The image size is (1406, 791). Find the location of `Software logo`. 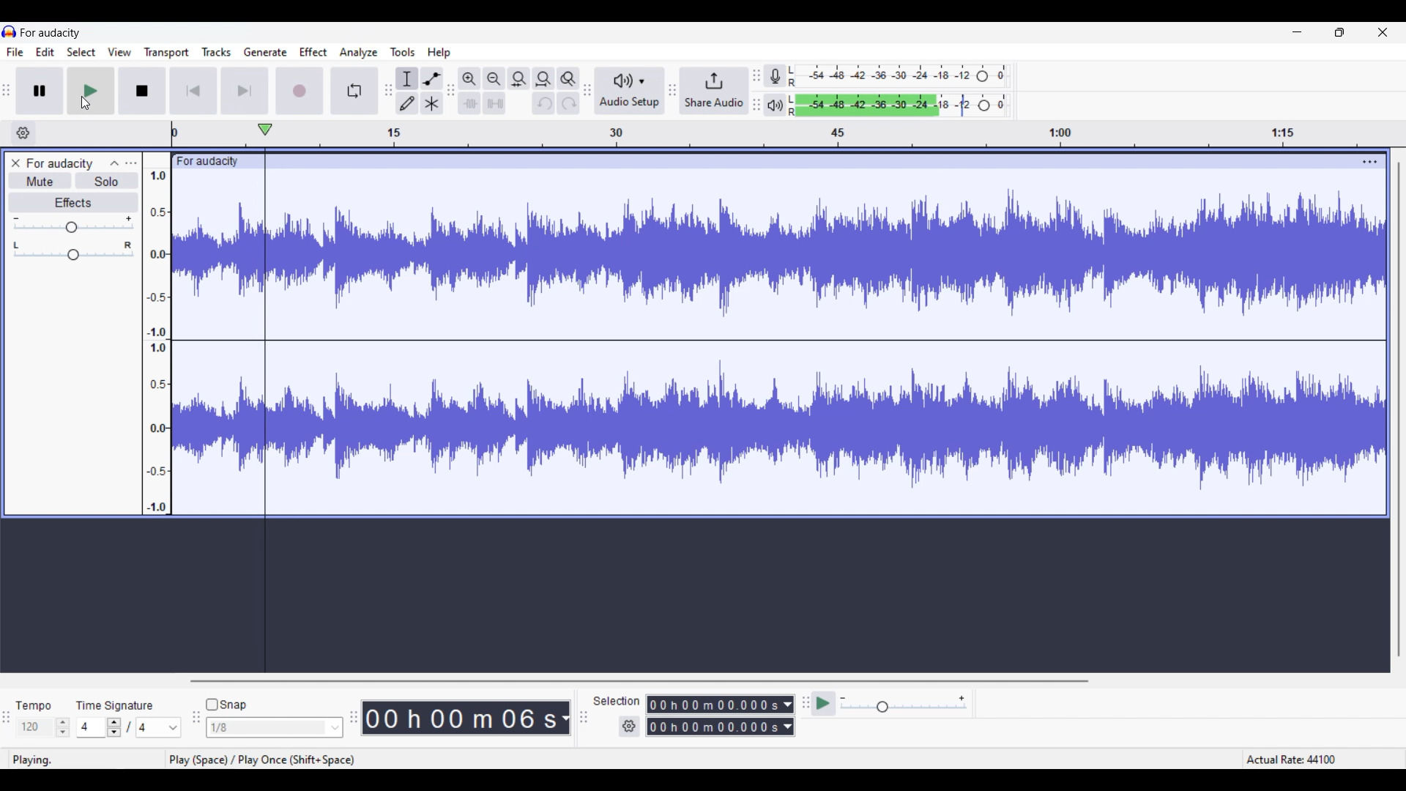

Software logo is located at coordinates (10, 31).